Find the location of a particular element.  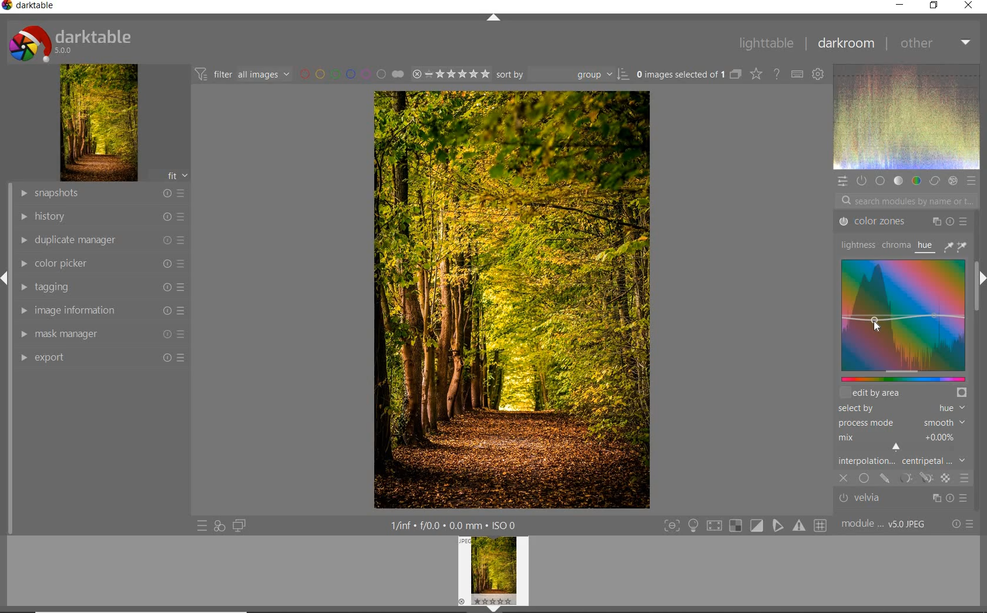

shift+alt+scroll to change height is located at coordinates (891, 393).